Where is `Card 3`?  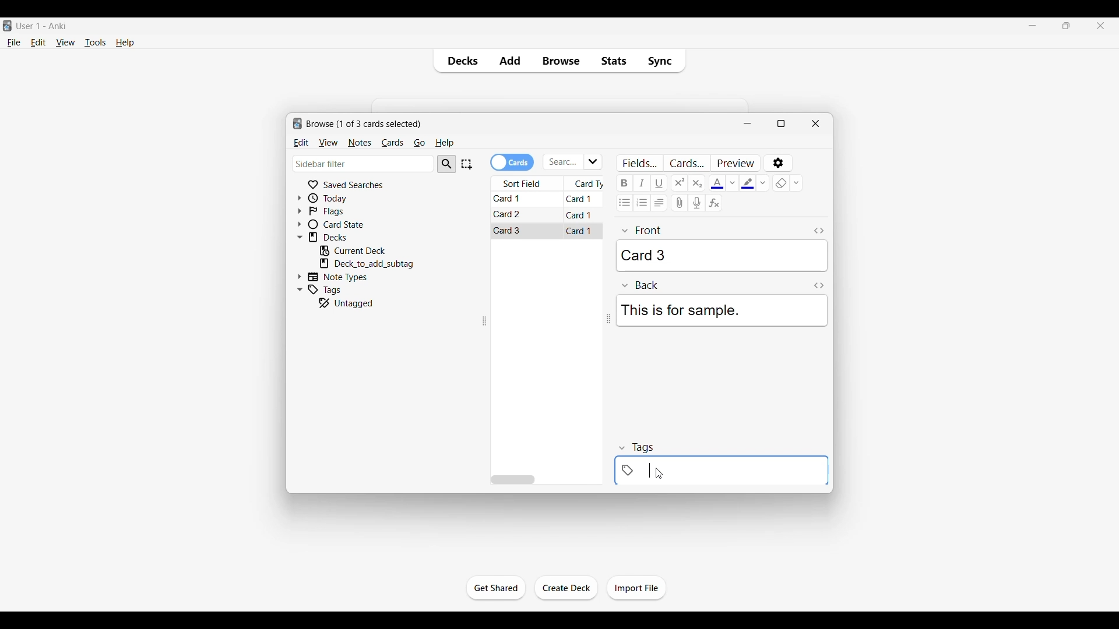 Card 3 is located at coordinates (509, 230).